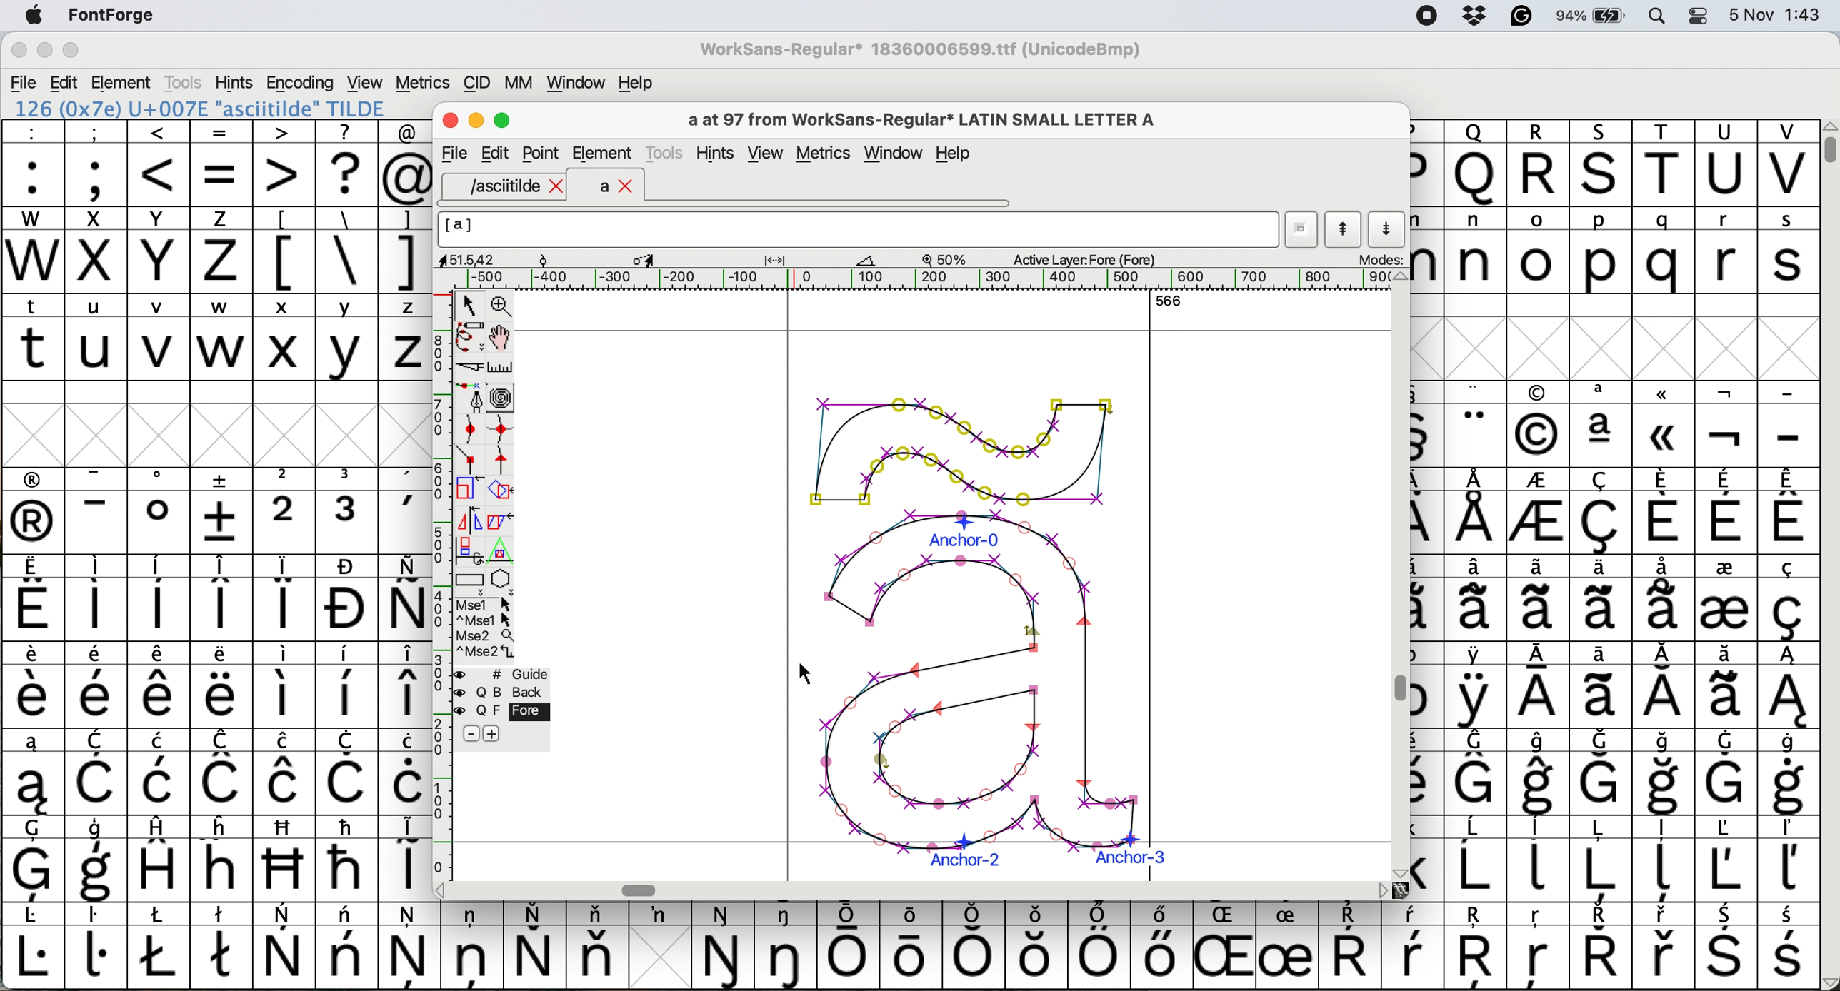 The width and height of the screenshot is (1840, 991). Describe the element at coordinates (1537, 425) in the screenshot. I see `` at that location.